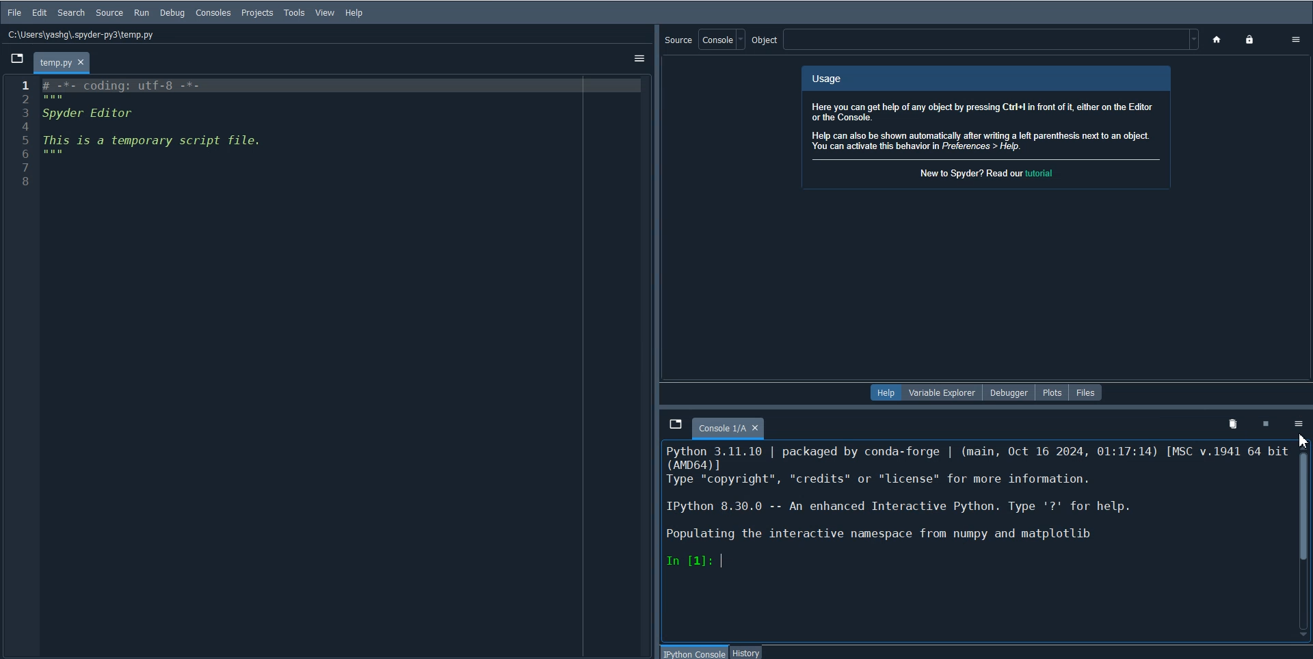  What do you see at coordinates (1297, 39) in the screenshot?
I see `Option` at bounding box center [1297, 39].